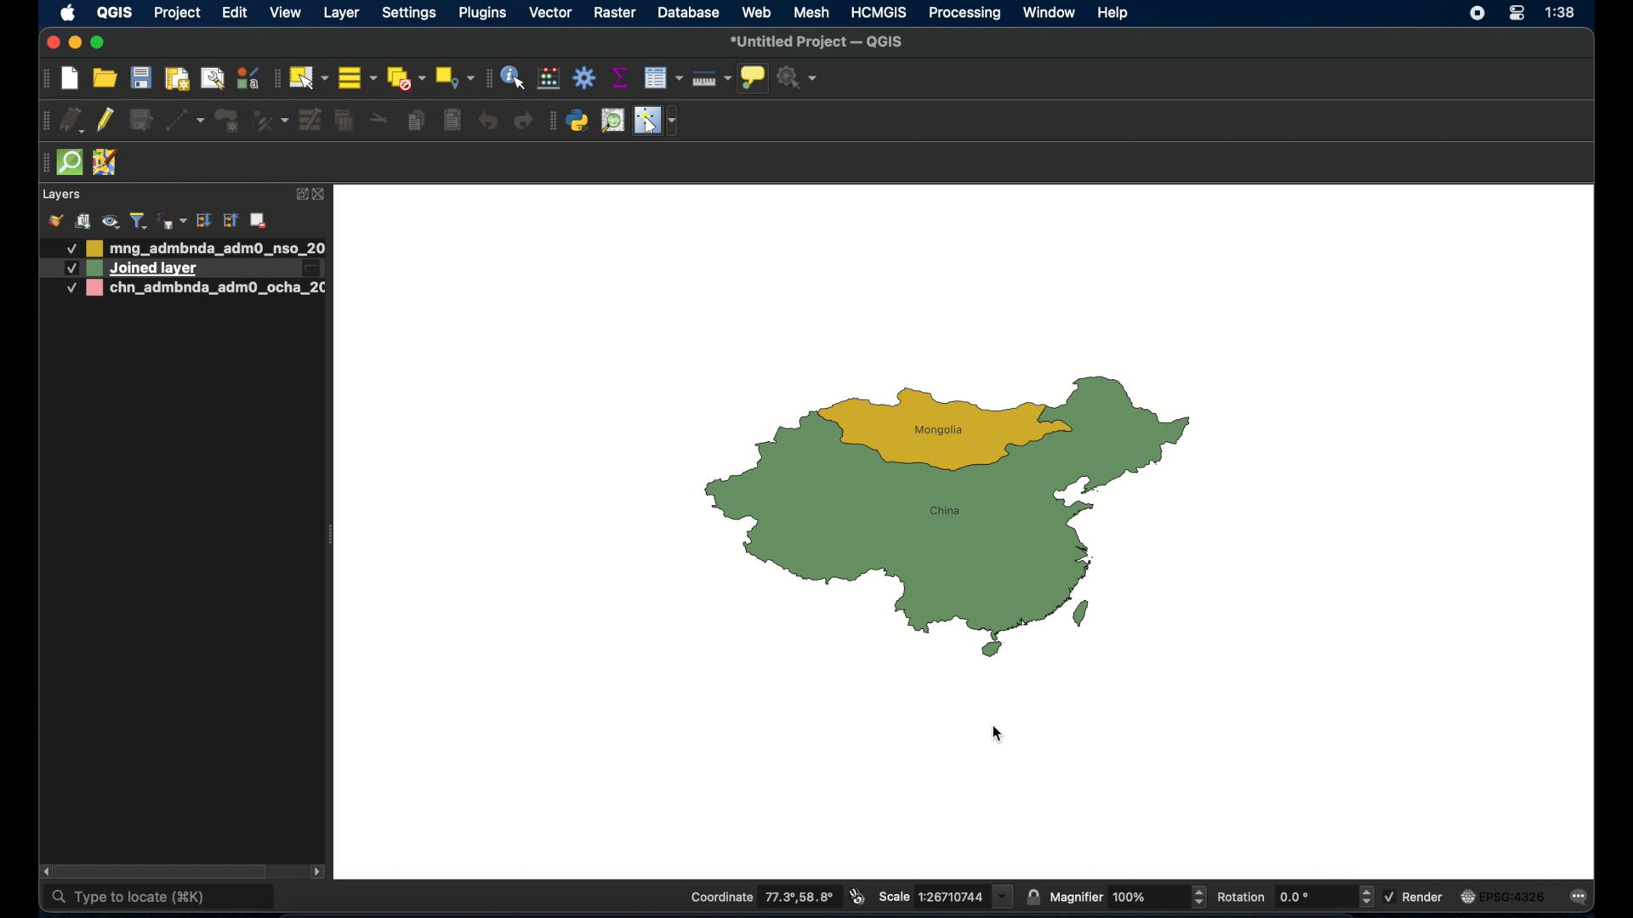 The width and height of the screenshot is (1633, 918). Describe the element at coordinates (710, 79) in the screenshot. I see `measure line` at that location.